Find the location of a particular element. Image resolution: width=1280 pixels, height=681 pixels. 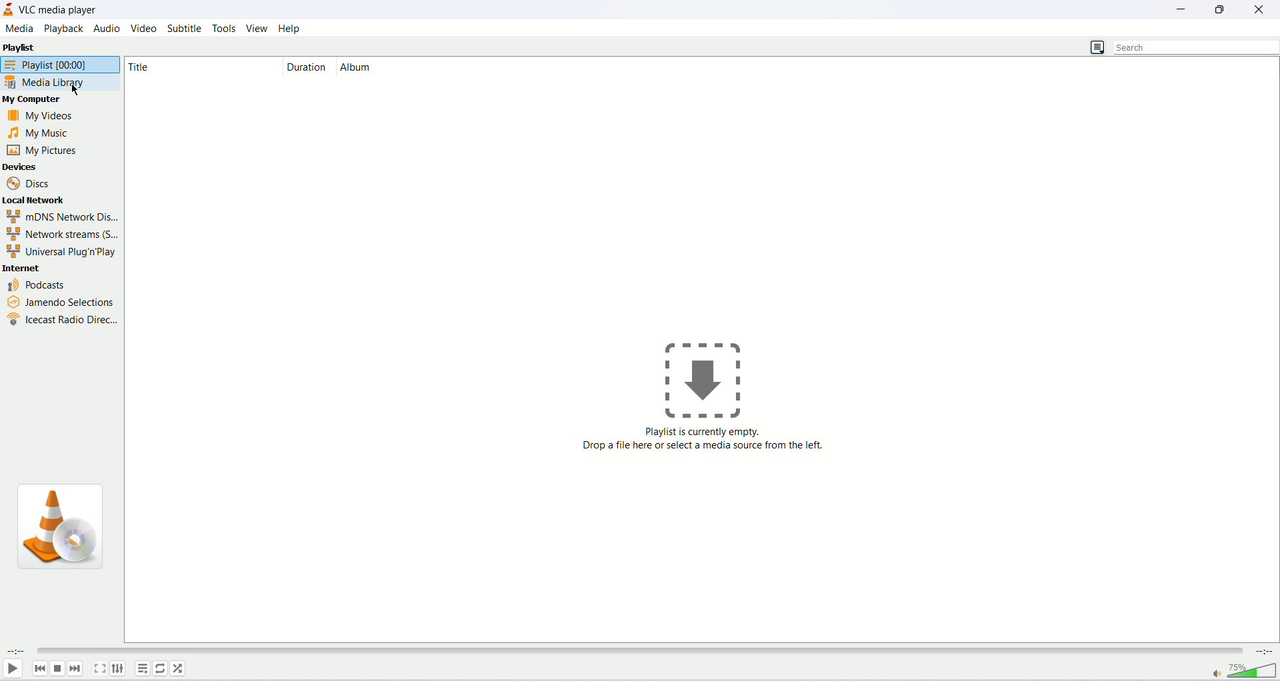

elapsed time is located at coordinates (15, 650).